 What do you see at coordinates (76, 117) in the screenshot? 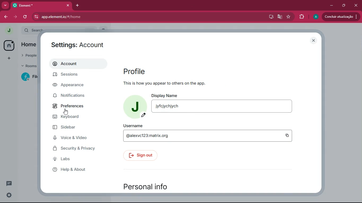
I see `keyboard` at bounding box center [76, 117].